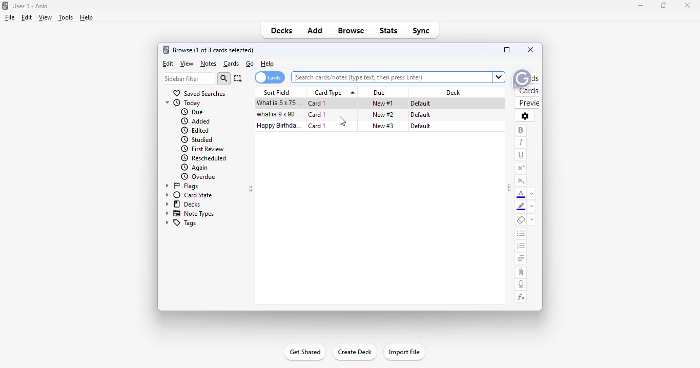  I want to click on stats, so click(388, 31).